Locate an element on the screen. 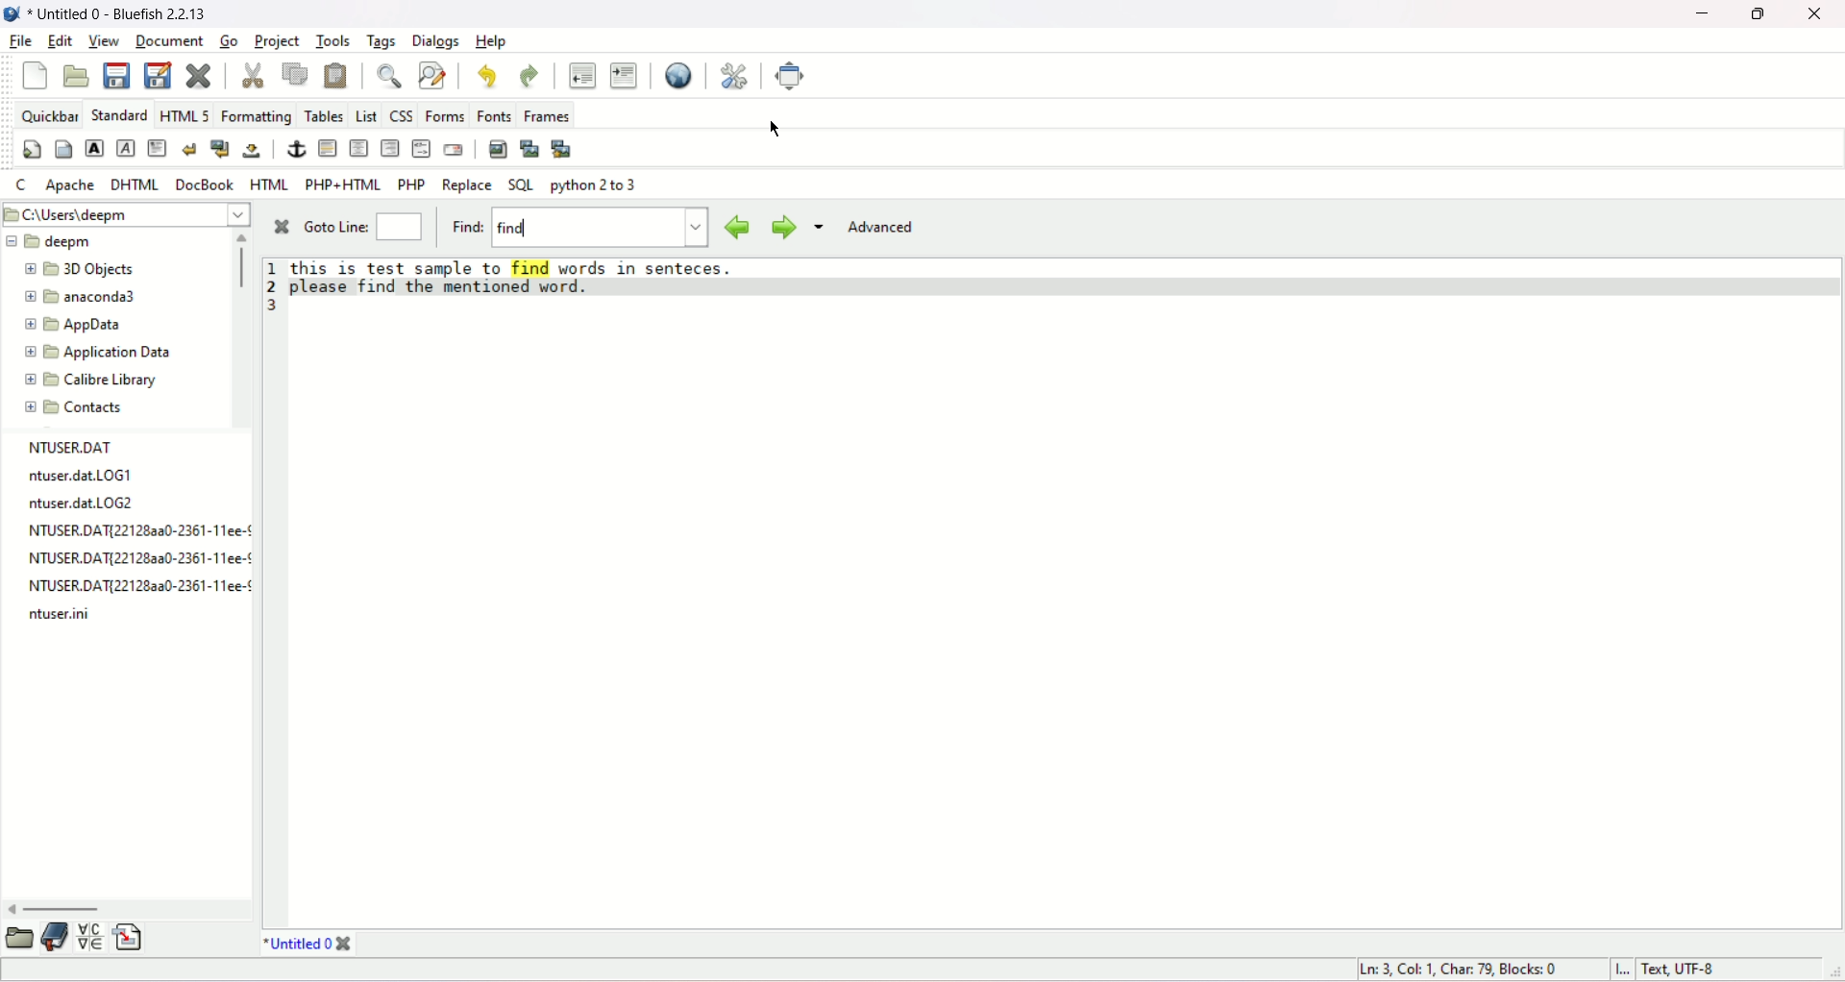 This screenshot has height=982, width=1845. center is located at coordinates (361, 151).